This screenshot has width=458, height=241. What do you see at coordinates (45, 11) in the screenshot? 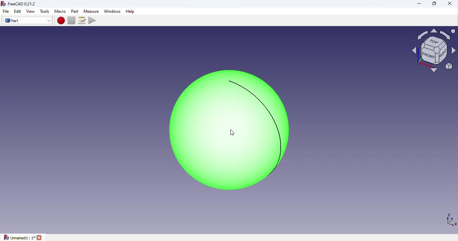
I see `Tools` at bounding box center [45, 11].